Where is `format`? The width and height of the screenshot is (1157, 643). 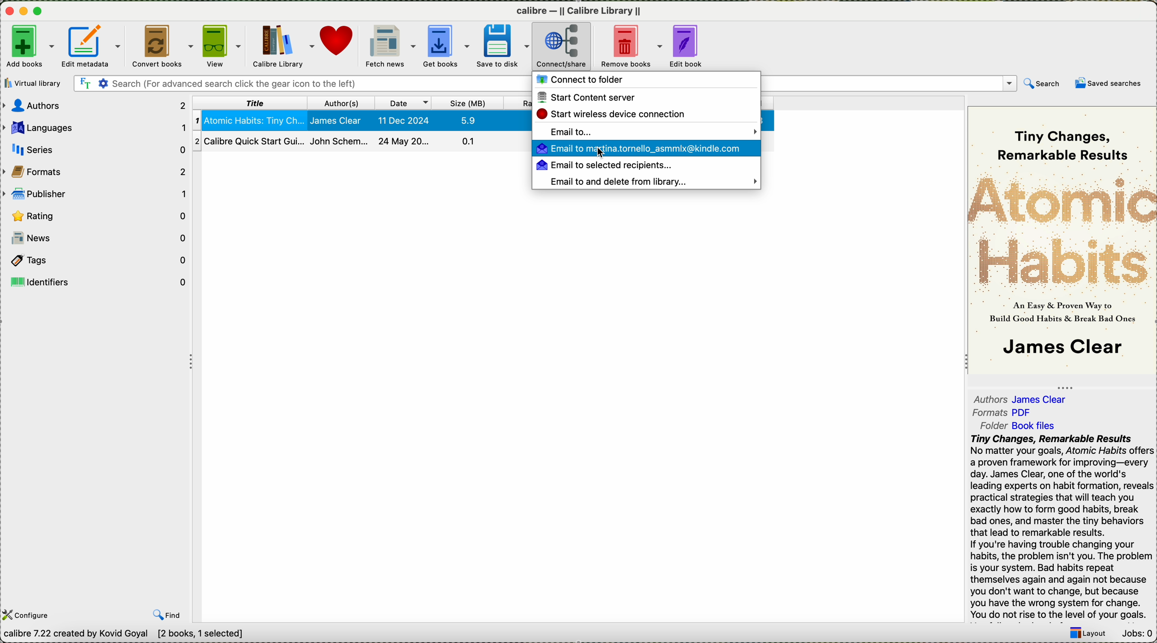
format is located at coordinates (1004, 413).